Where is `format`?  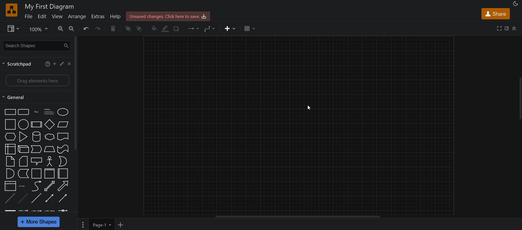 format is located at coordinates (507, 29).